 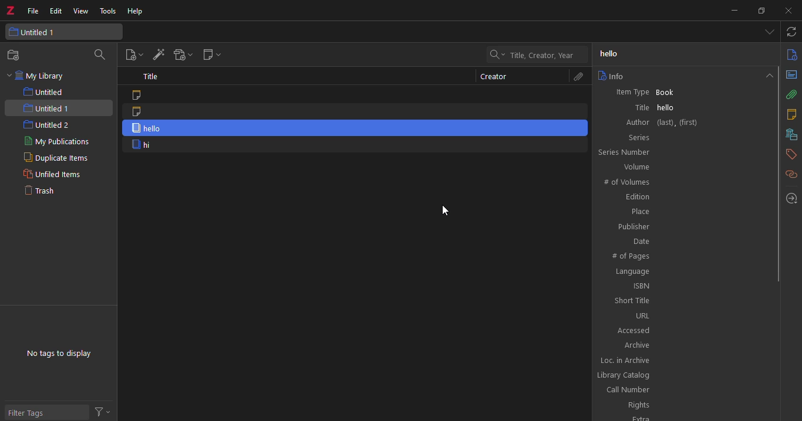 What do you see at coordinates (791, 74) in the screenshot?
I see `abstract` at bounding box center [791, 74].